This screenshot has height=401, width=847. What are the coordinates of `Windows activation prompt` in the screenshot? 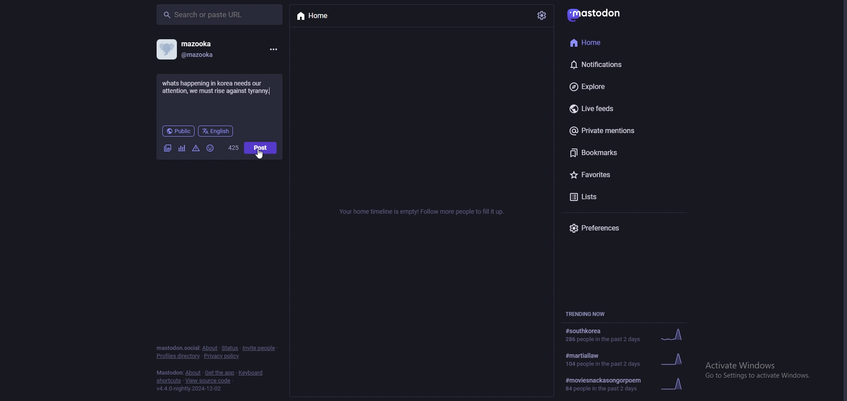 It's located at (758, 369).